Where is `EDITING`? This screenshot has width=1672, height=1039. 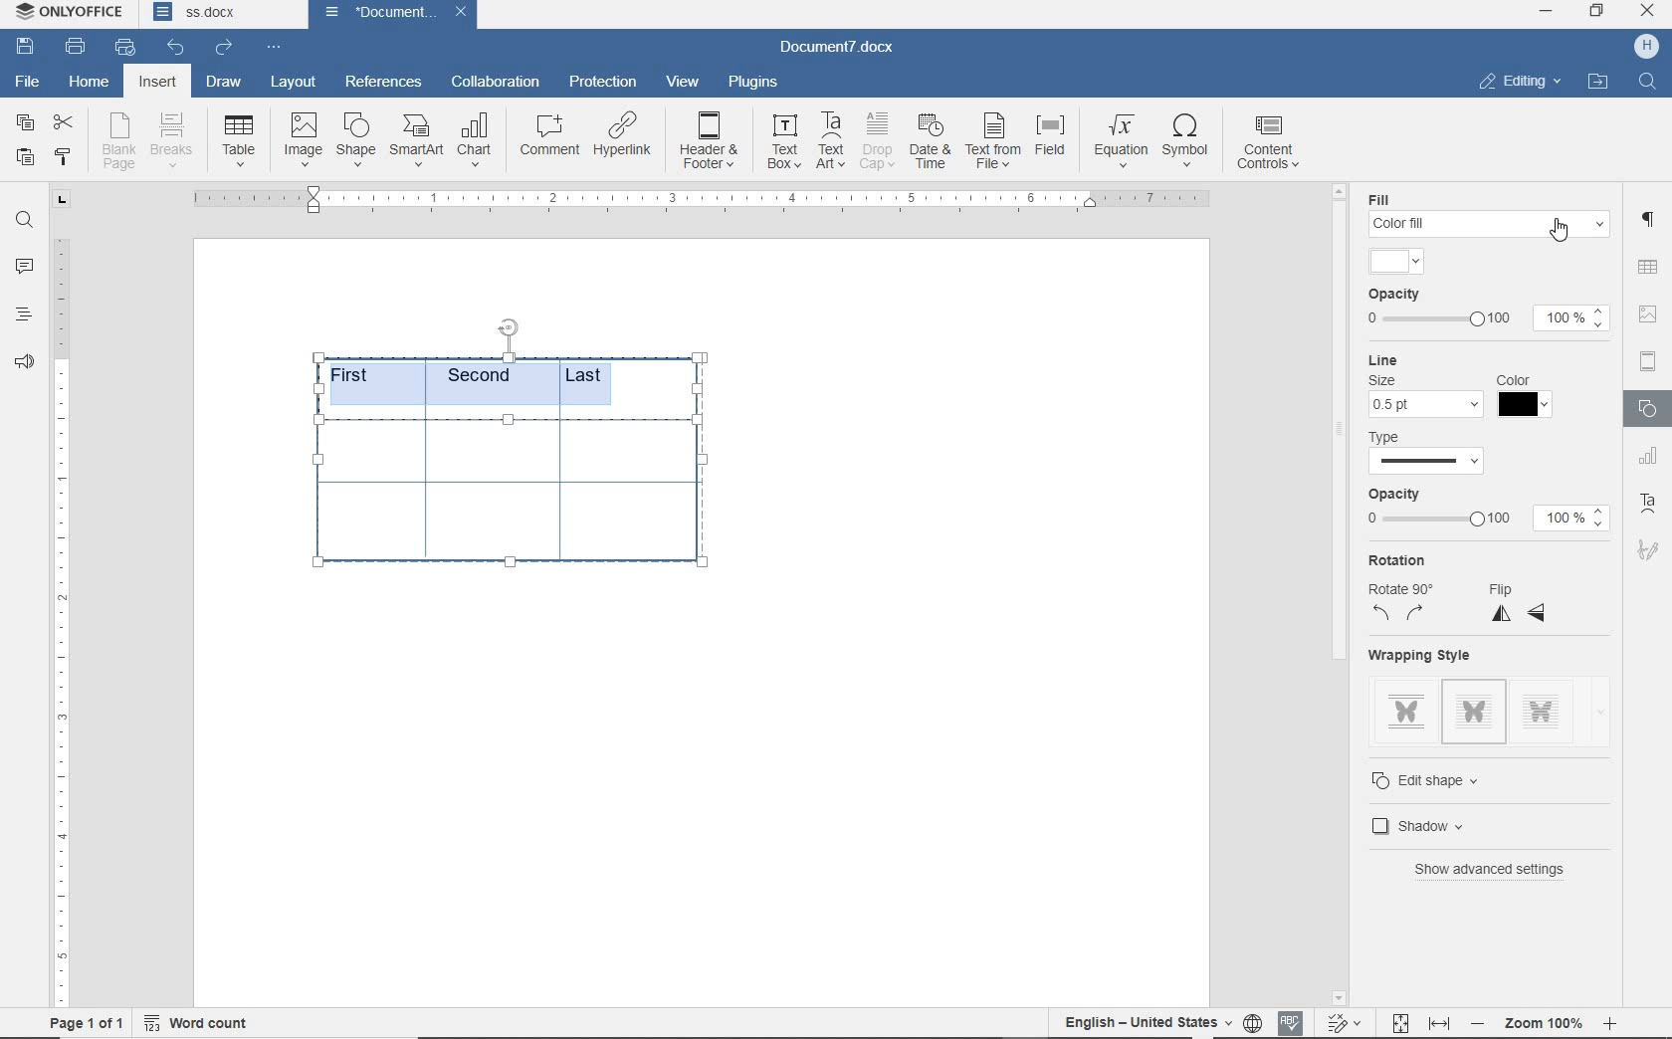
EDITING is located at coordinates (1518, 81).